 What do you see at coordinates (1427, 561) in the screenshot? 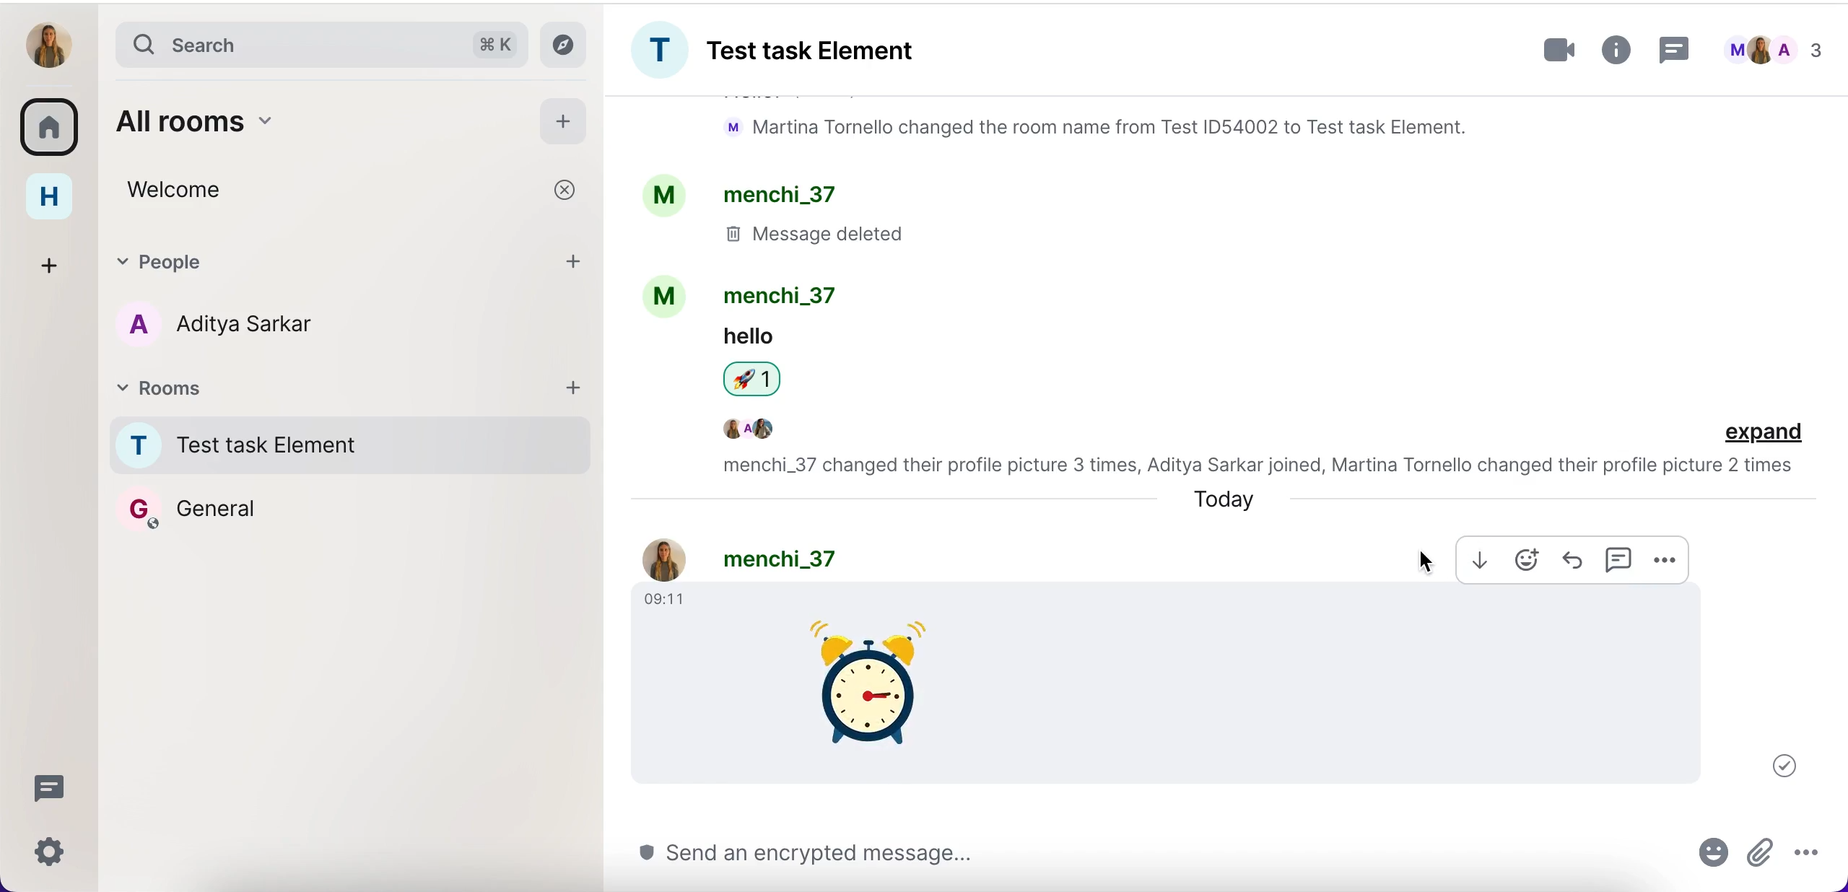
I see `cursor` at bounding box center [1427, 561].